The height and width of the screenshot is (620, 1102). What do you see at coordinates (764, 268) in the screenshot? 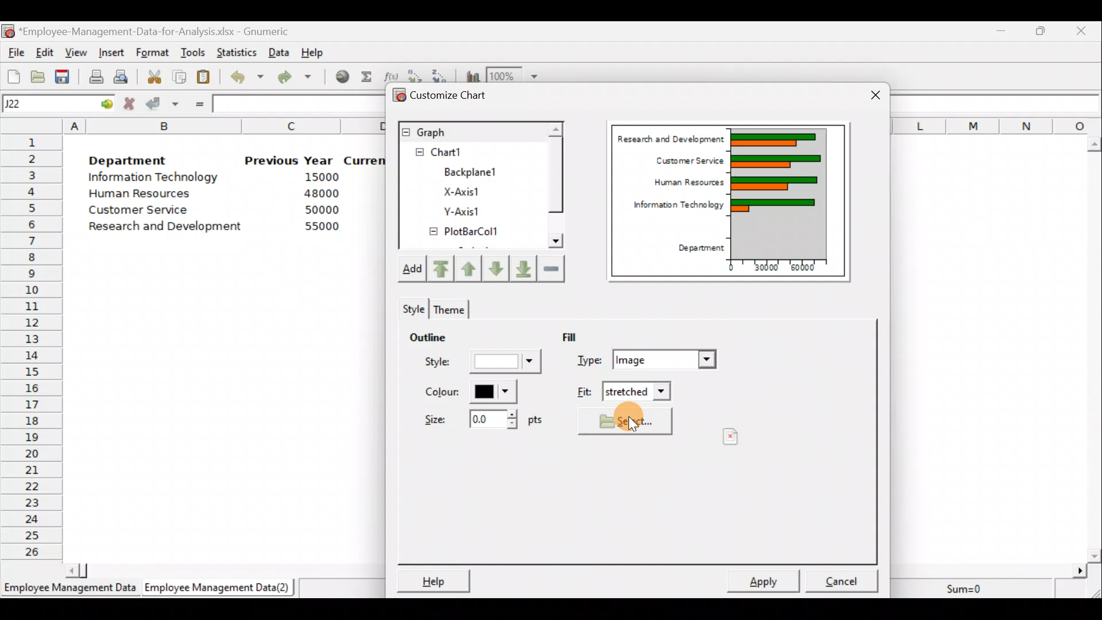
I see `30000` at bounding box center [764, 268].